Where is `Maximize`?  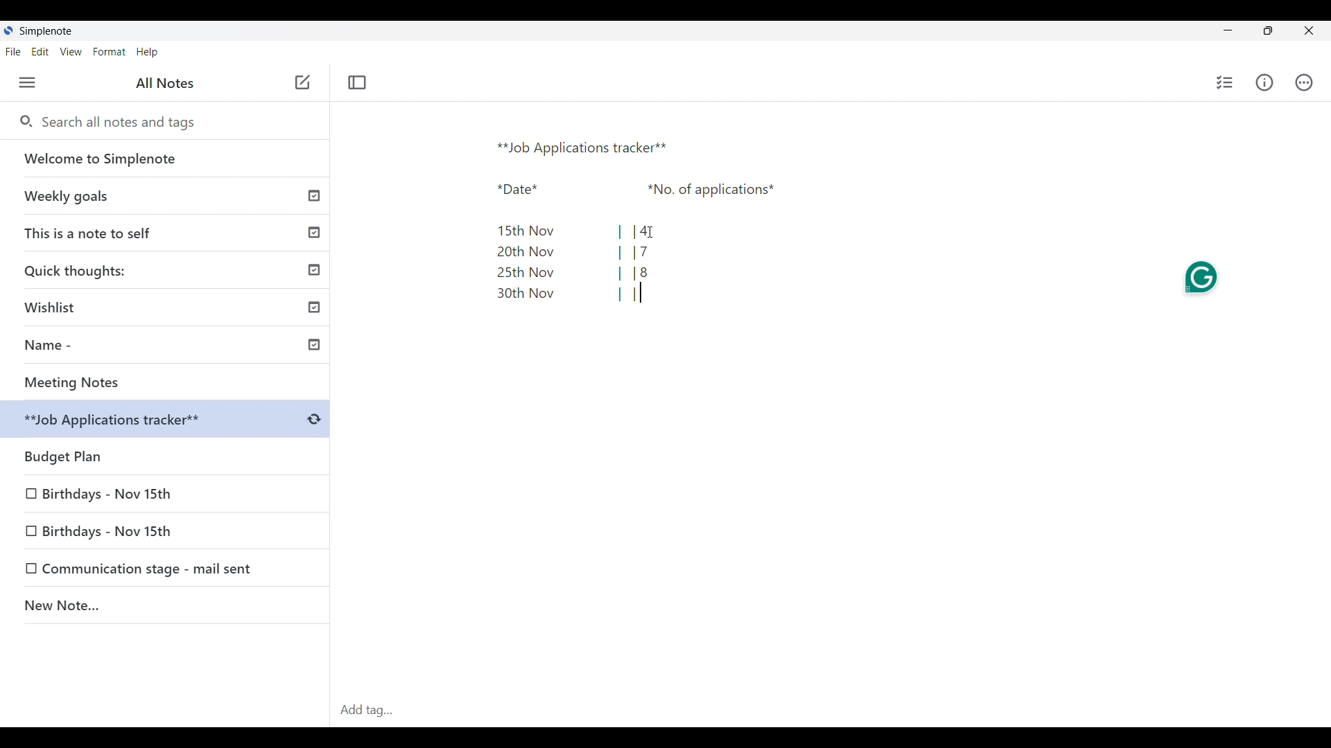
Maximize is located at coordinates (1268, 30).